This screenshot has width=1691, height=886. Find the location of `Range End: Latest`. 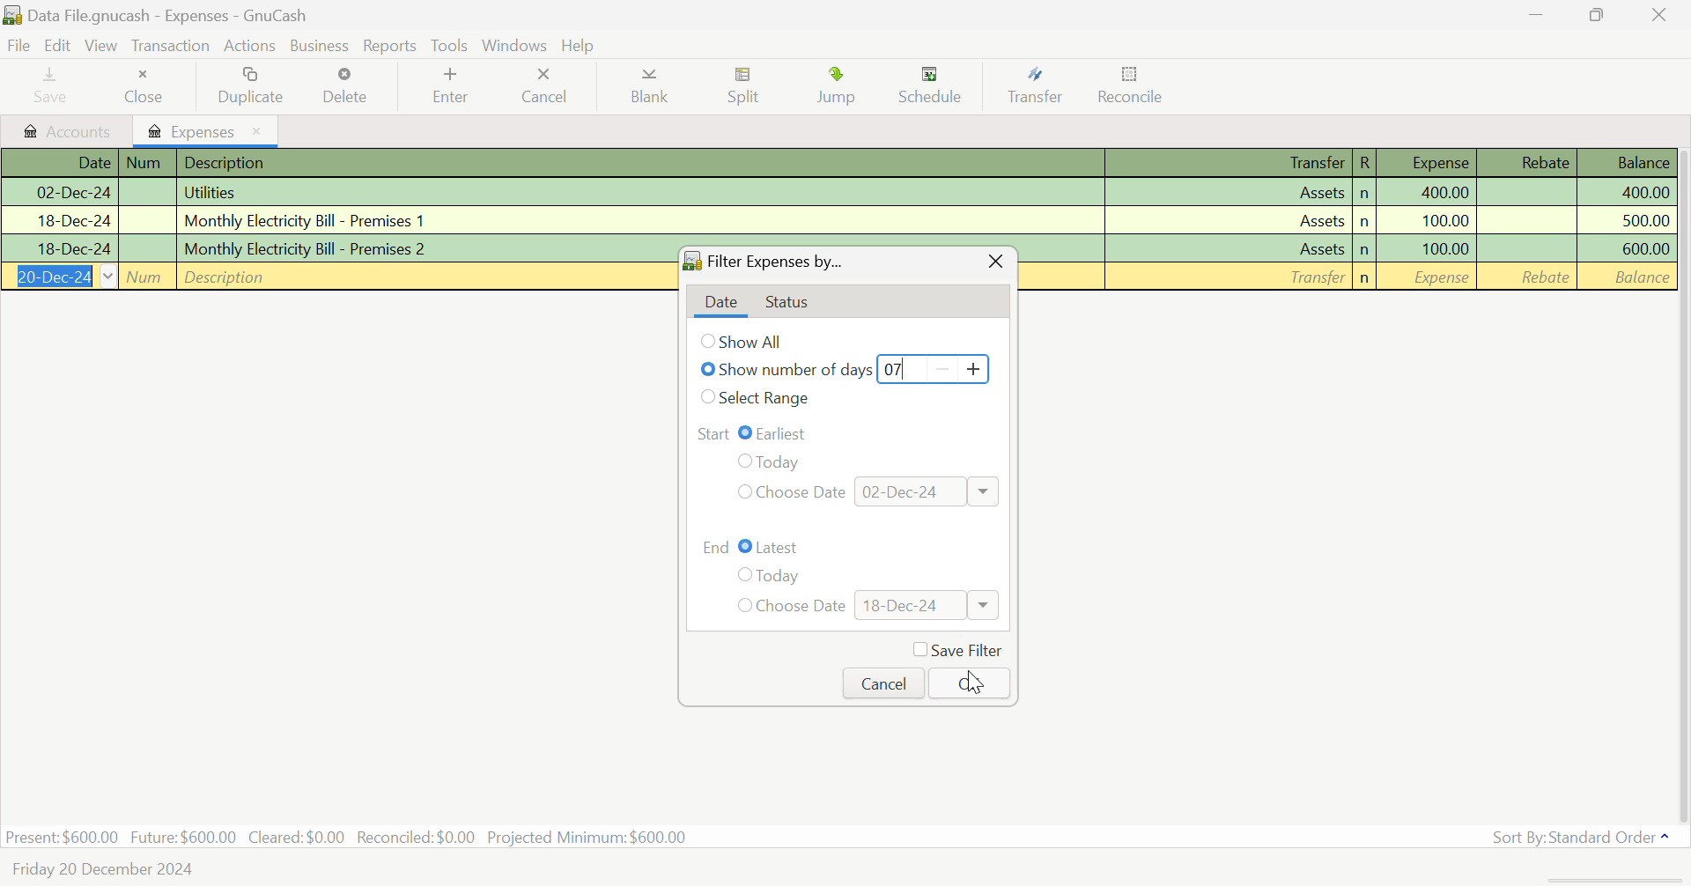

Range End: Latest is located at coordinates (852, 547).